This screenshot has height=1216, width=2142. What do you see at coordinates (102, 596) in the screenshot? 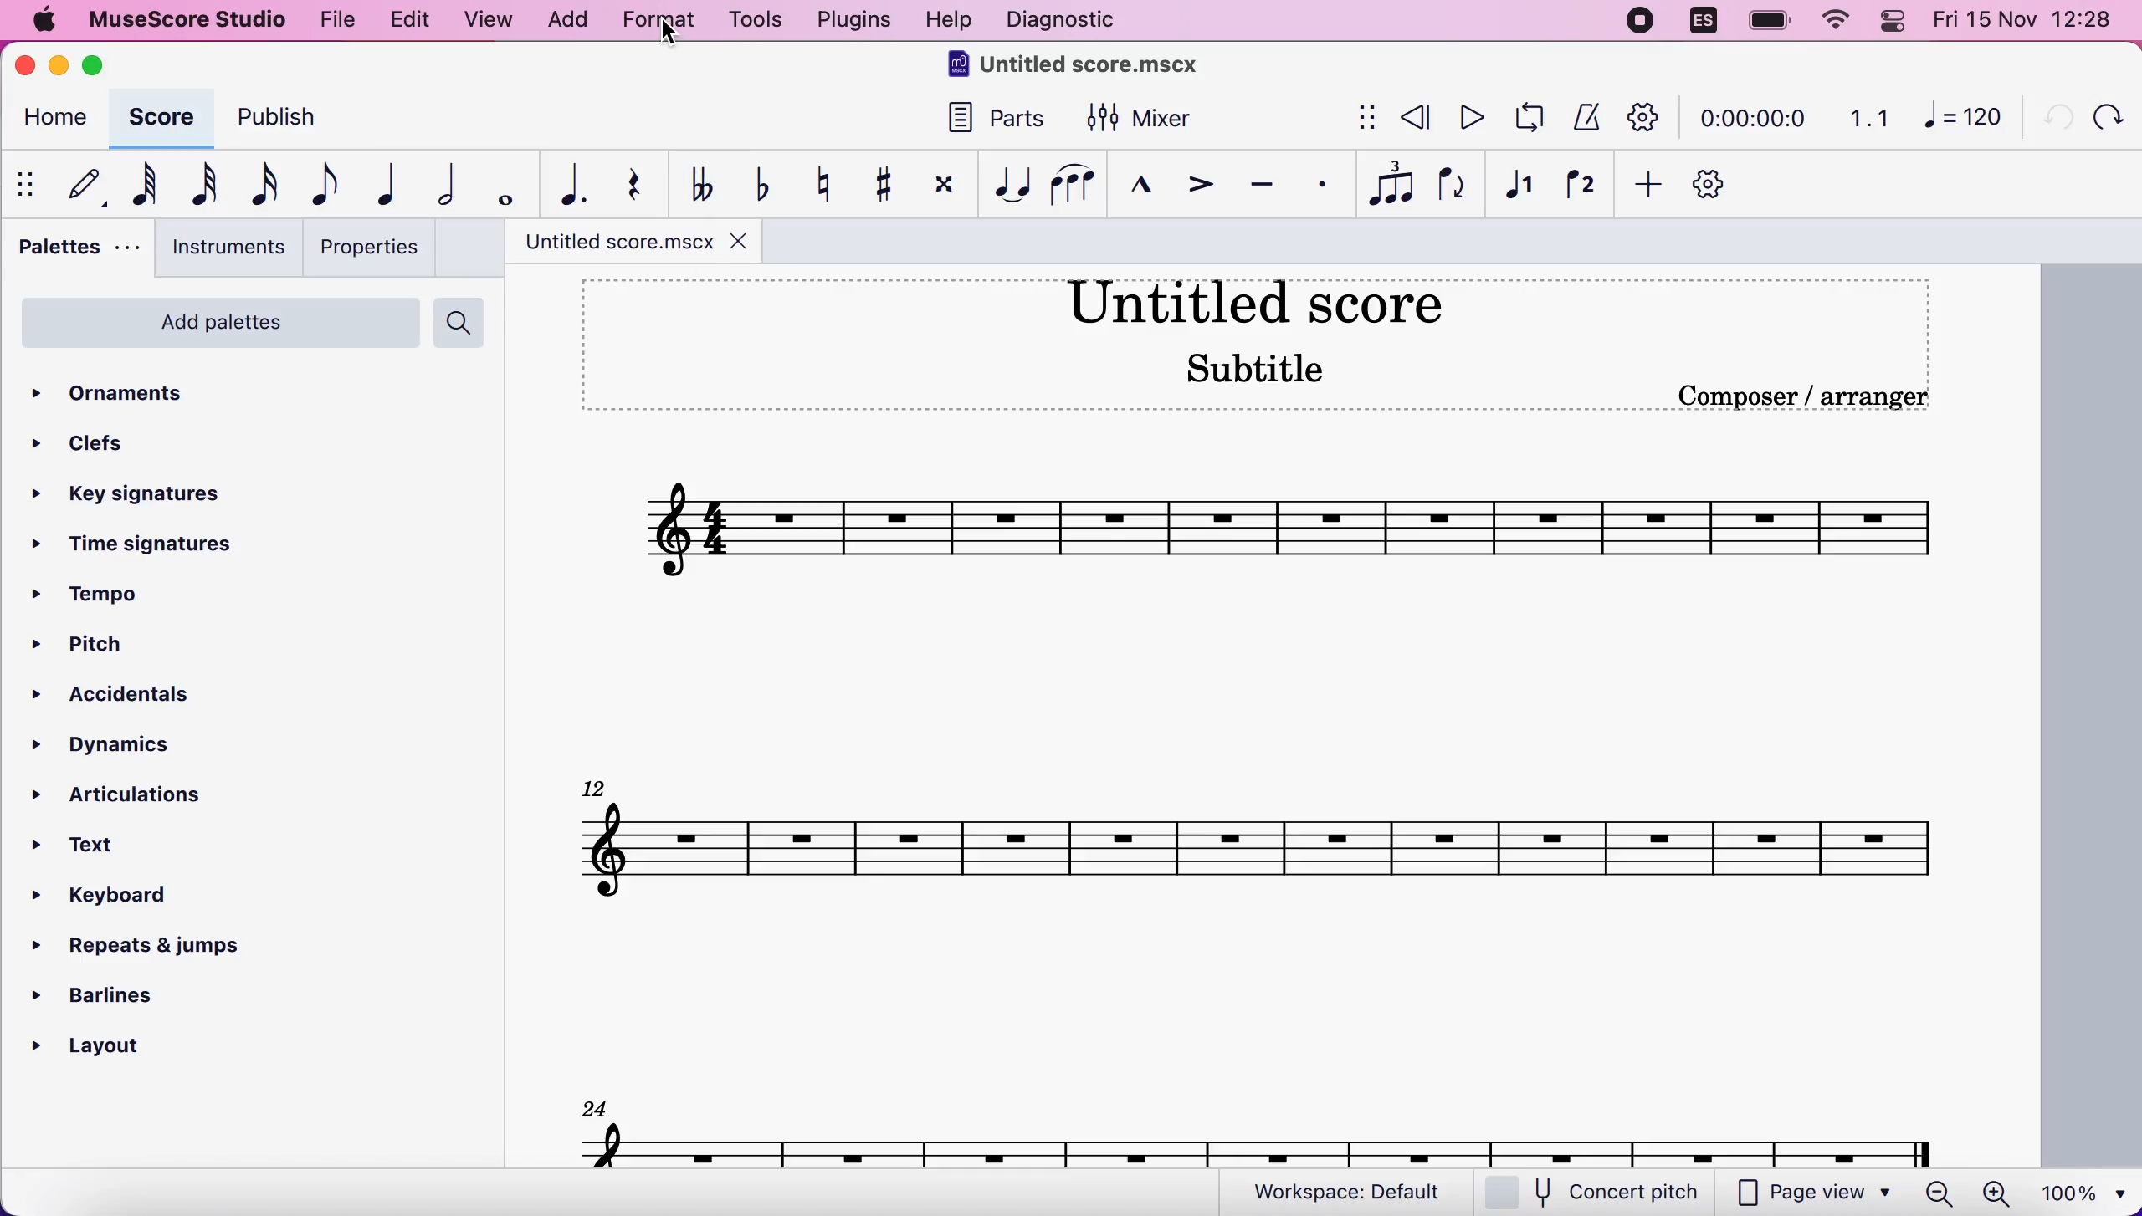
I see `tempo` at bounding box center [102, 596].